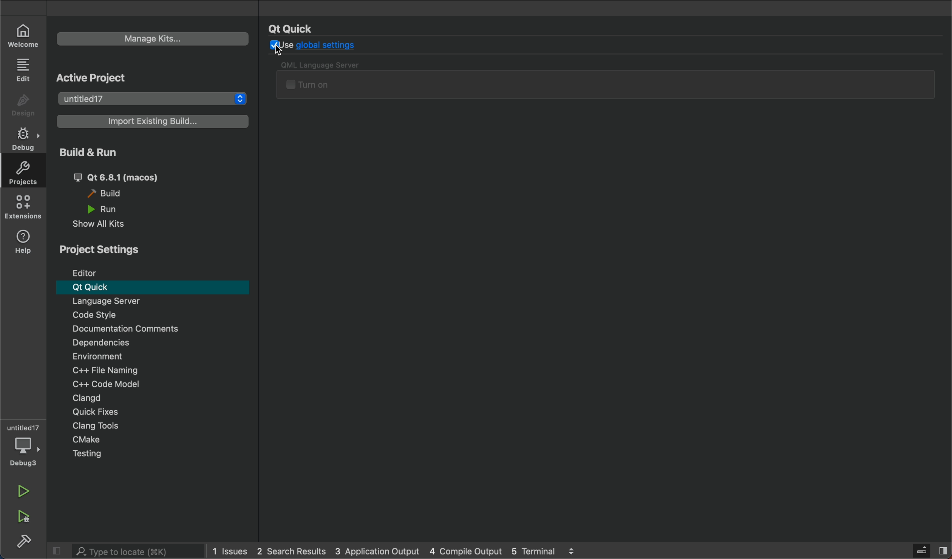 Image resolution: width=952 pixels, height=559 pixels. Describe the element at coordinates (159, 330) in the screenshot. I see `Documentation ` at that location.